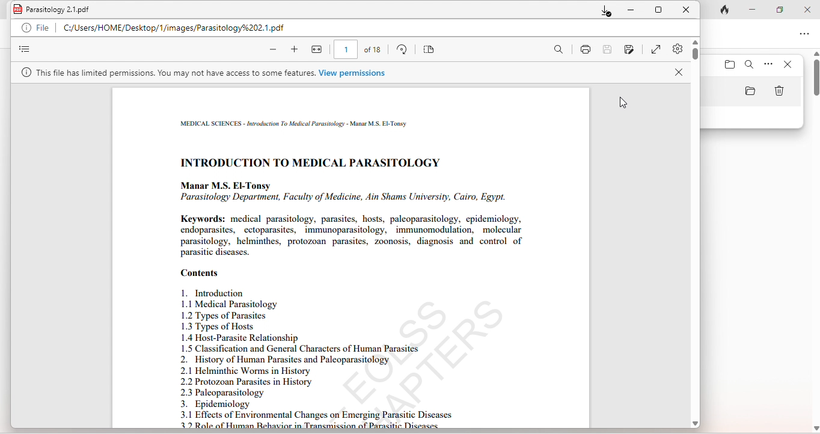  I want to click on track tab, so click(726, 10).